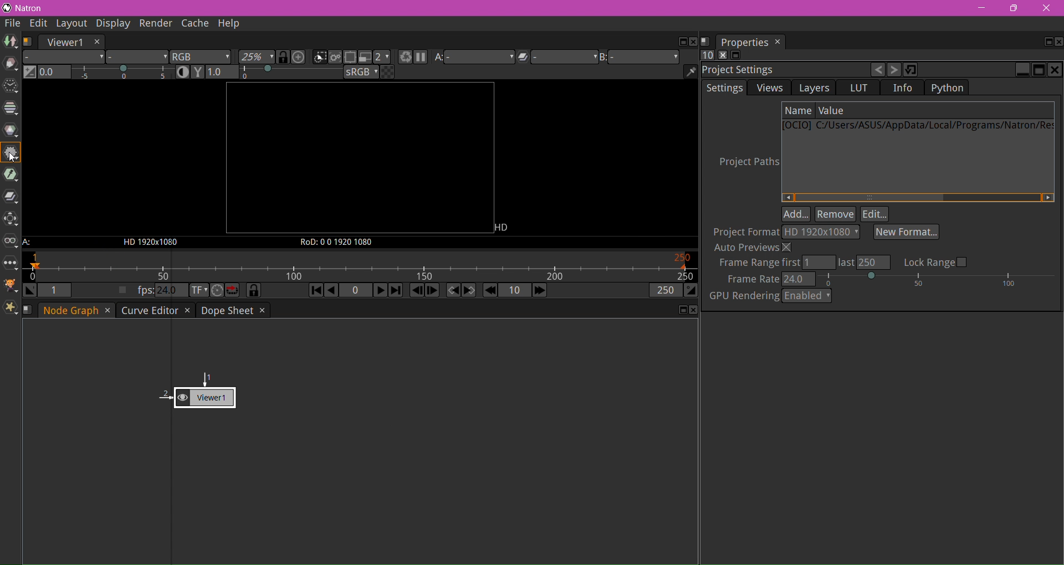 This screenshot has height=565, width=1064. Describe the element at coordinates (11, 64) in the screenshot. I see `Draw` at that location.